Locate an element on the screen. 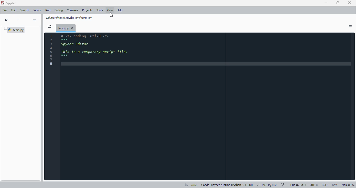  outline explorer panel is located at coordinates (21, 108).